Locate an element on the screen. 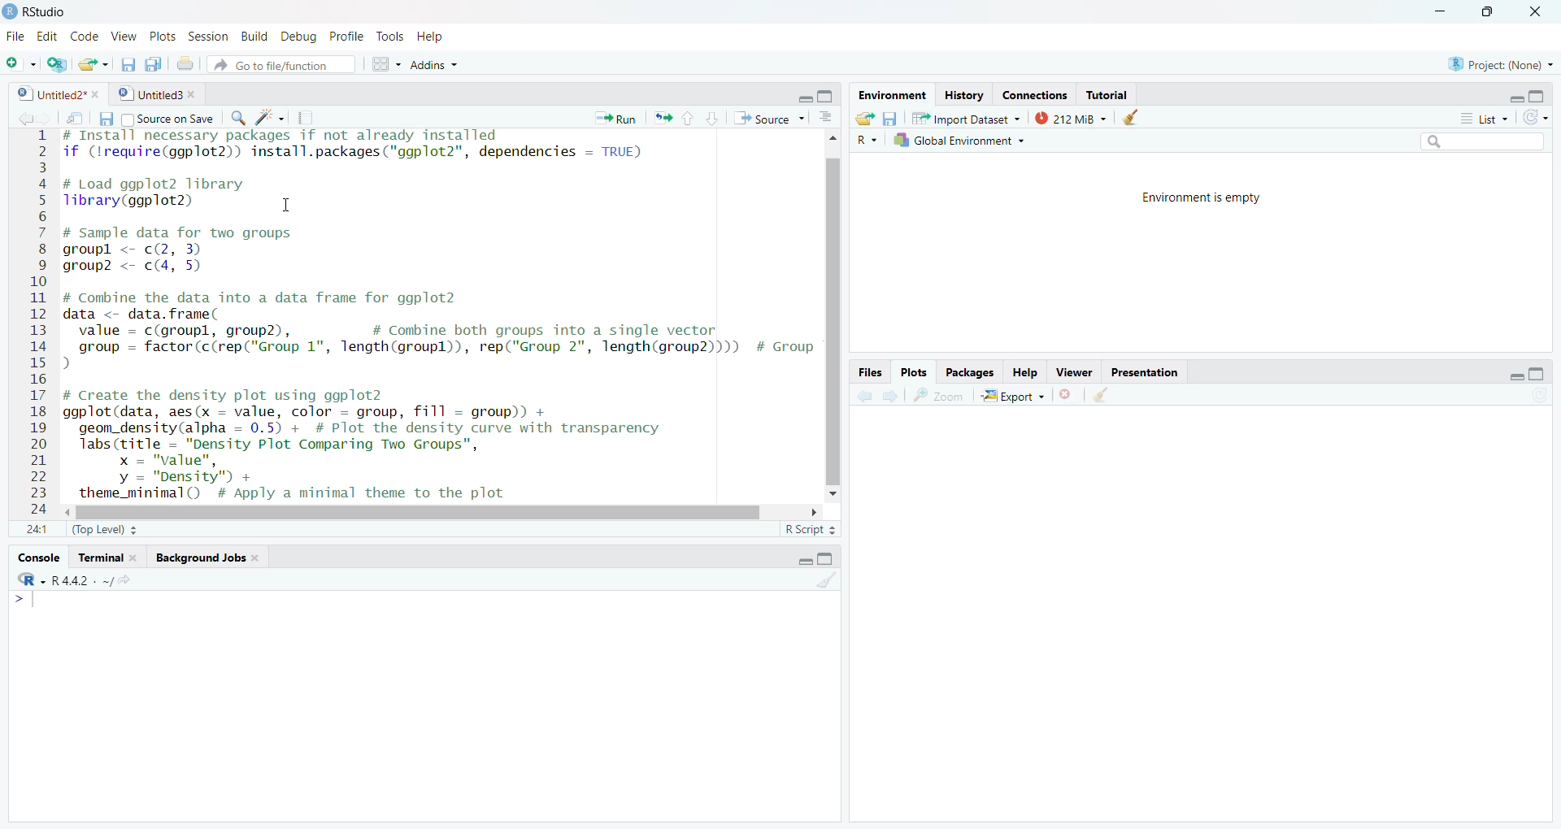 The width and height of the screenshot is (1561, 829). RS audio is located at coordinates (38, 12).